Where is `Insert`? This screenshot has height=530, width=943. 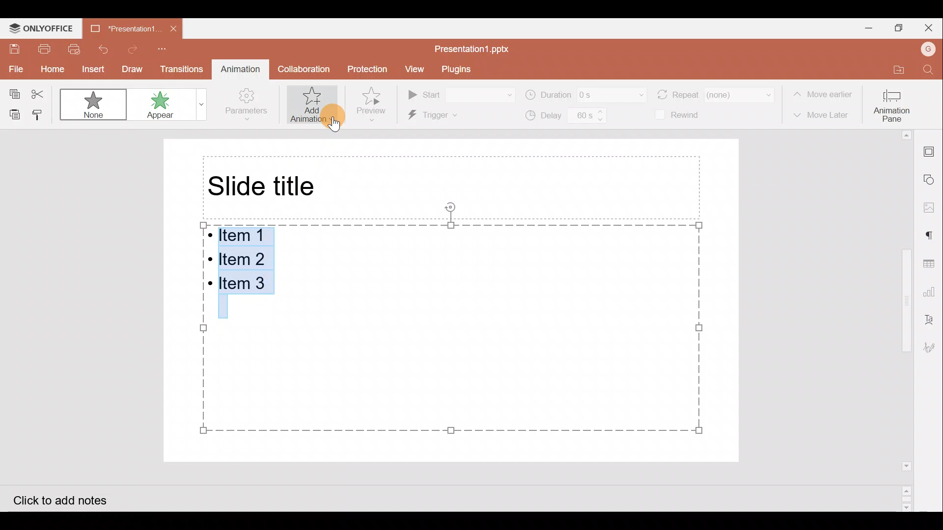 Insert is located at coordinates (90, 68).